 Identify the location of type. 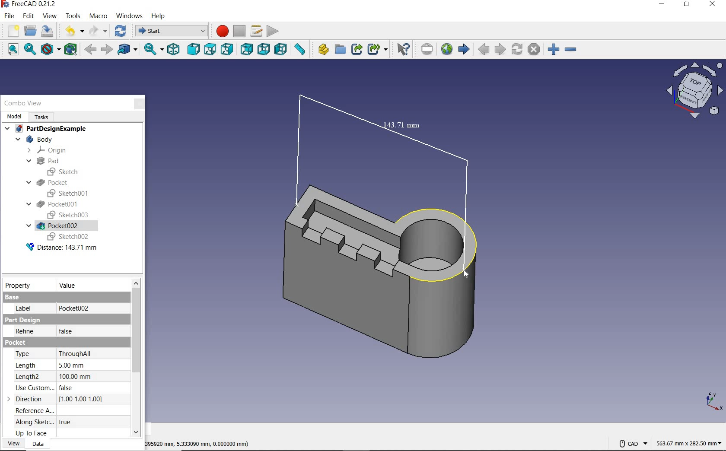
(23, 355).